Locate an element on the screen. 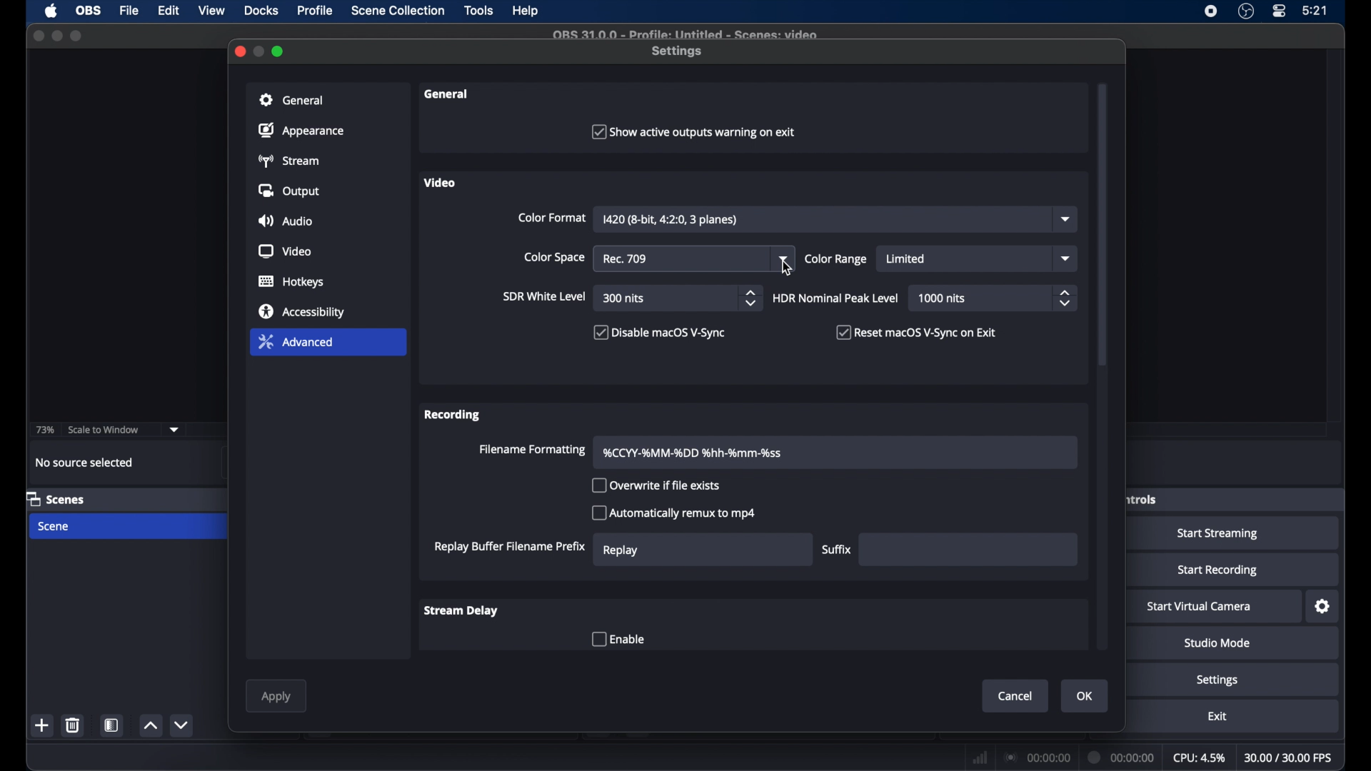 The height and width of the screenshot is (771, 1371). color format is located at coordinates (552, 218).